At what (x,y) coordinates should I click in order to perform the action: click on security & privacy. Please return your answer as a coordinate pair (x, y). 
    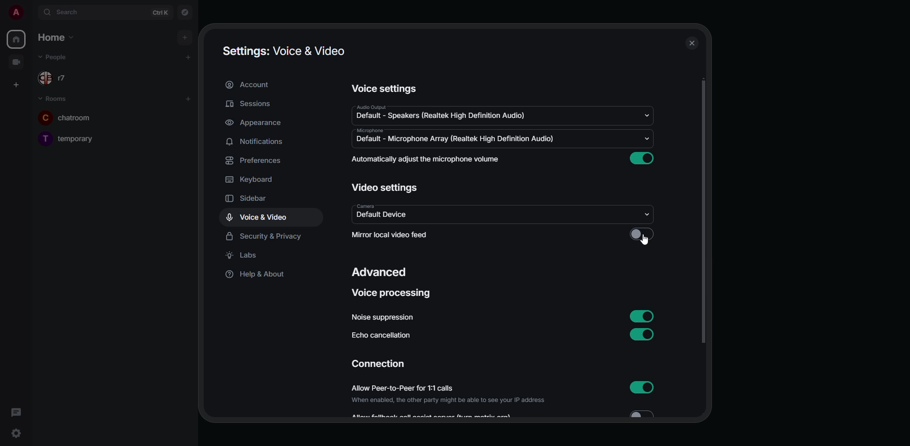
    Looking at the image, I should click on (265, 237).